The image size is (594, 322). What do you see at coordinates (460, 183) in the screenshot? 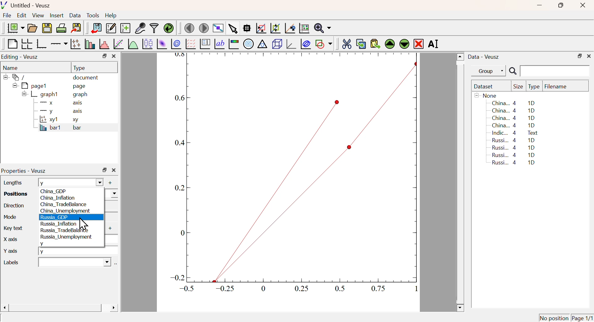
I see `Scroll` at bounding box center [460, 183].